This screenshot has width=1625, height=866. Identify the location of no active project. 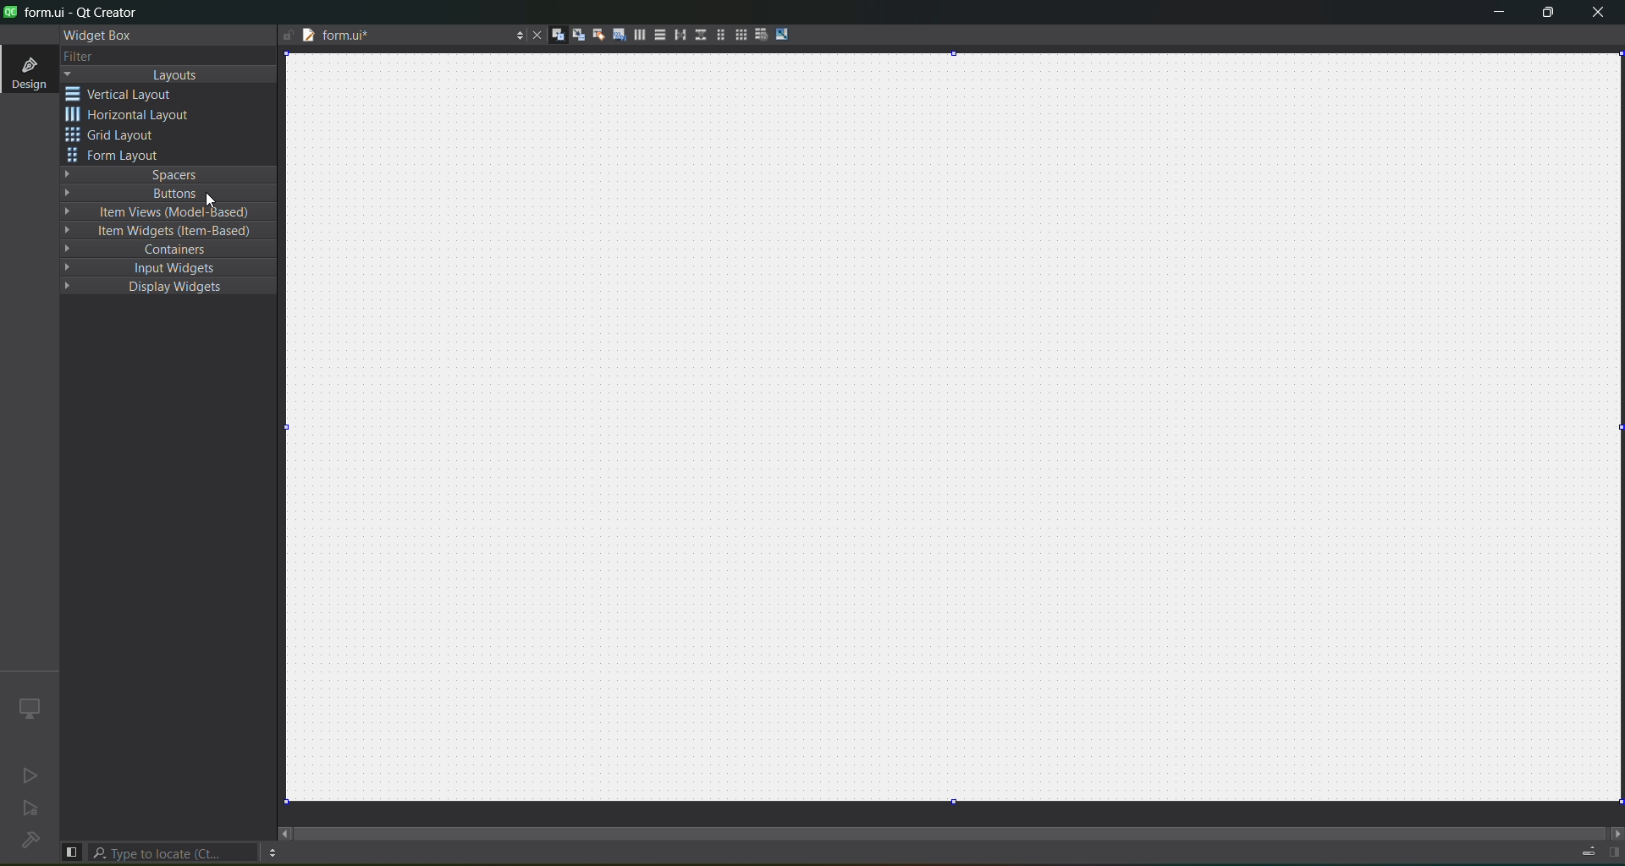
(31, 811).